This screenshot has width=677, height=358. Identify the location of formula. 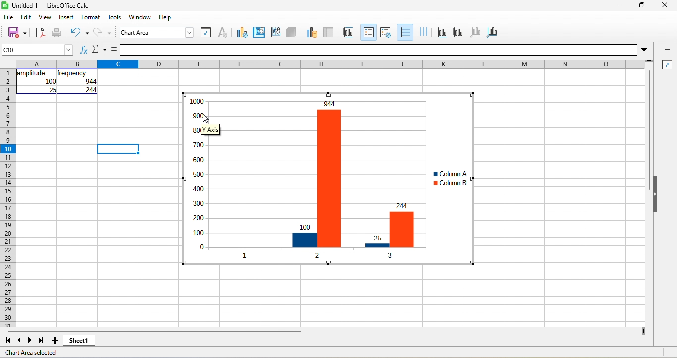
(114, 50).